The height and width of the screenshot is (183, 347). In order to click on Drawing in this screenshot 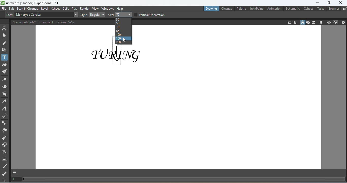, I will do `click(210, 9)`.